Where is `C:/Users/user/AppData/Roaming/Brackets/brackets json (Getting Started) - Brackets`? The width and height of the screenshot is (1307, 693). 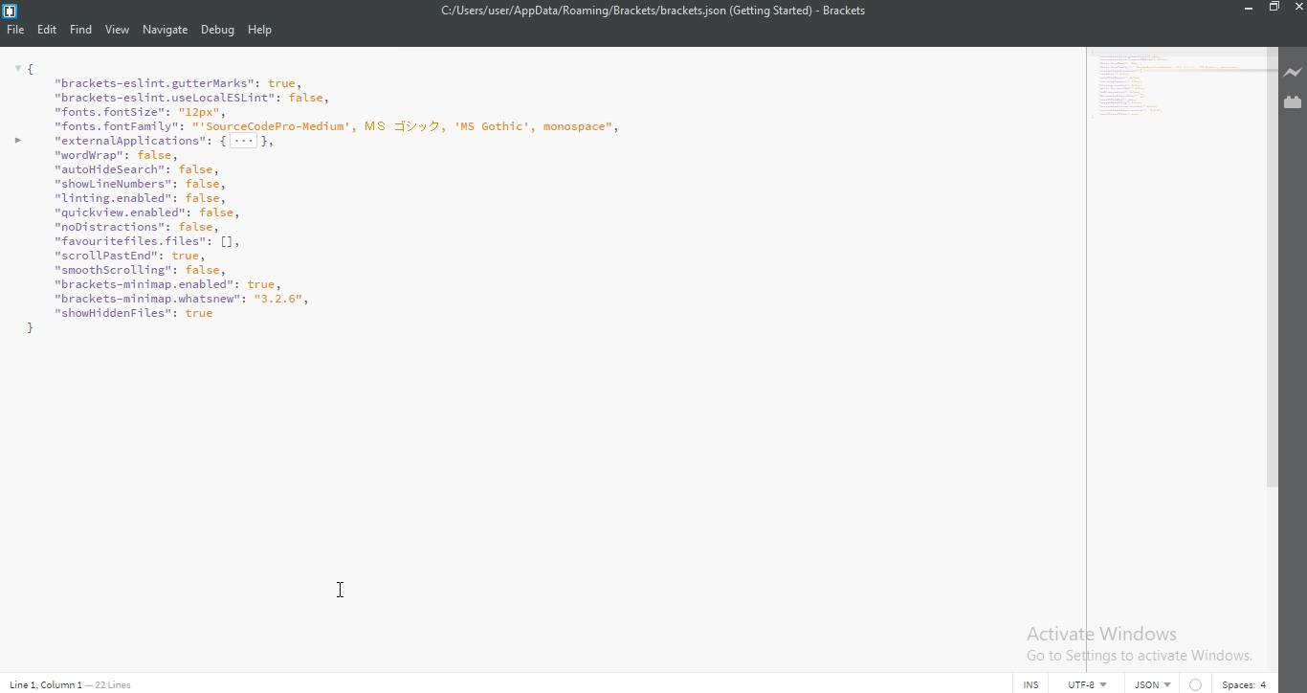
C:/Users/user/AppData/Roaming/Brackets/brackets json (Getting Started) - Brackets is located at coordinates (659, 11).